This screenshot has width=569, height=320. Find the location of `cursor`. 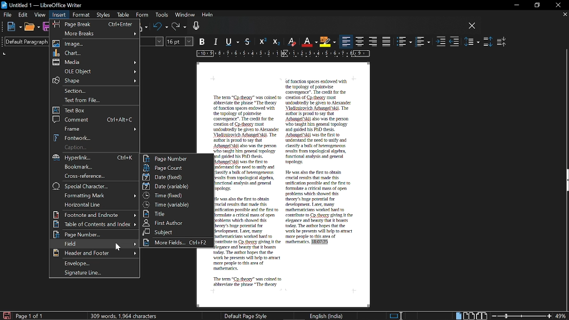

cursor is located at coordinates (118, 246).